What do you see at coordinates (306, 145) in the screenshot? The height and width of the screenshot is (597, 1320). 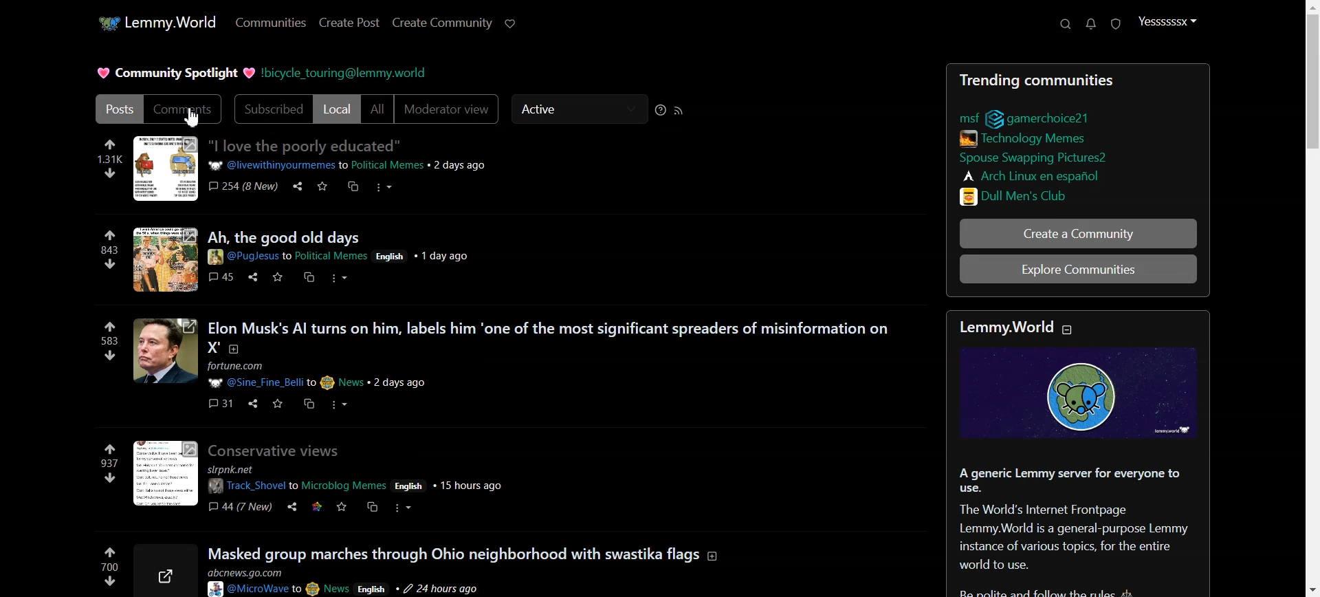 I see `Posts` at bounding box center [306, 145].